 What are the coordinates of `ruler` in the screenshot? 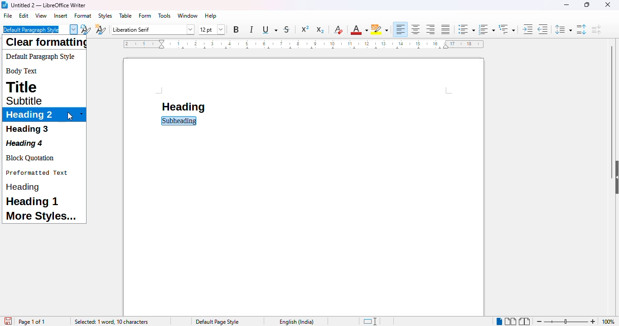 It's located at (304, 44).